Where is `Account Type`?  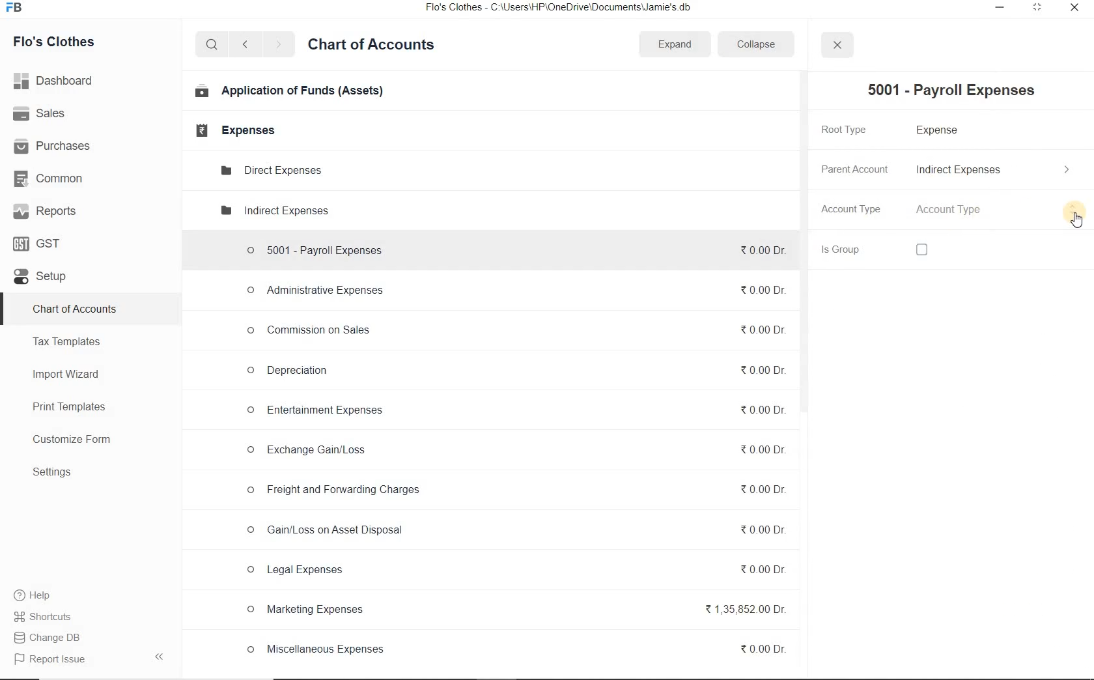
Account Type is located at coordinates (853, 211).